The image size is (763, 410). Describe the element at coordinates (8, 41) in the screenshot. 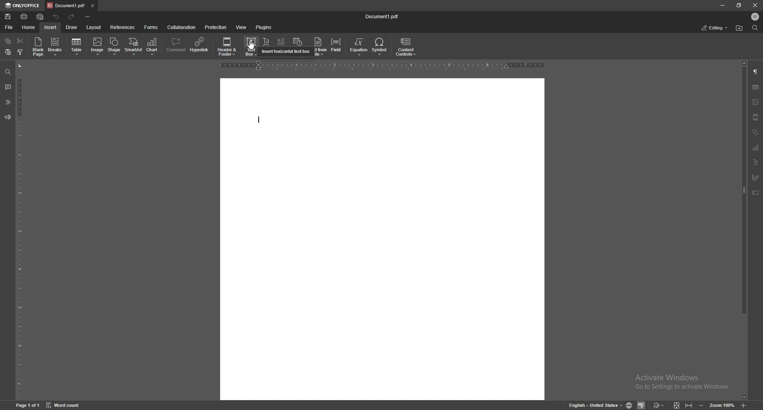

I see `copy` at that location.